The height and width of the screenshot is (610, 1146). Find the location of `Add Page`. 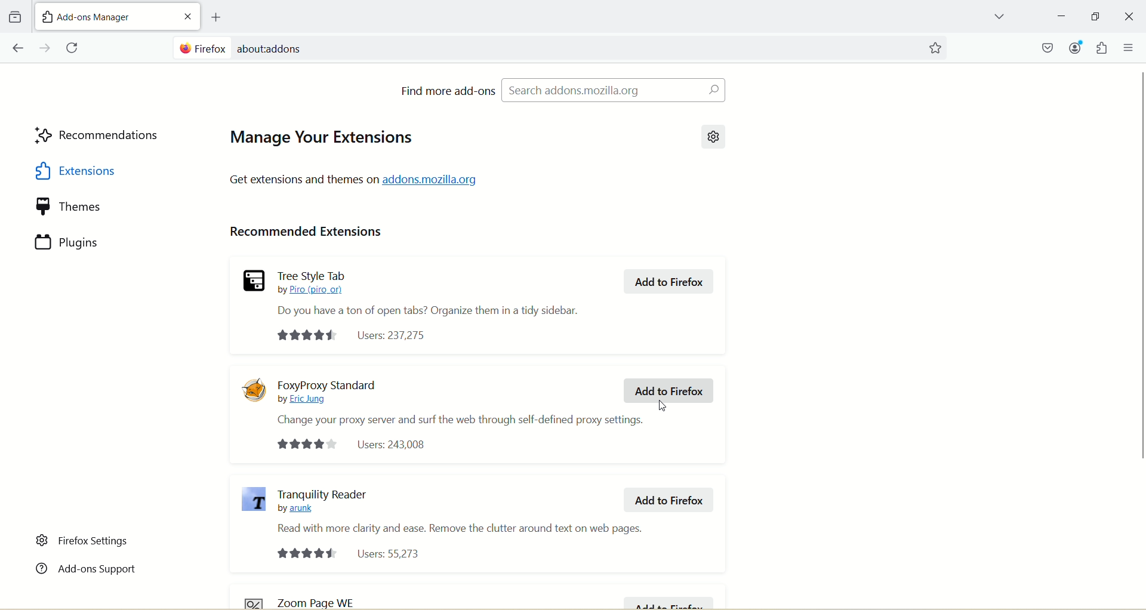

Add Page is located at coordinates (214, 17).